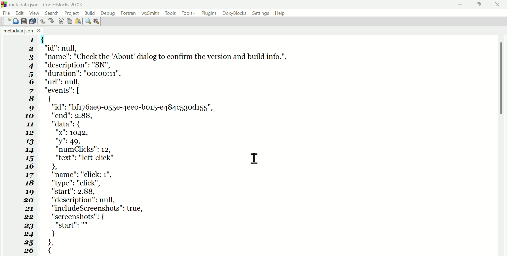 The height and width of the screenshot is (256, 507). I want to click on save, so click(25, 21).